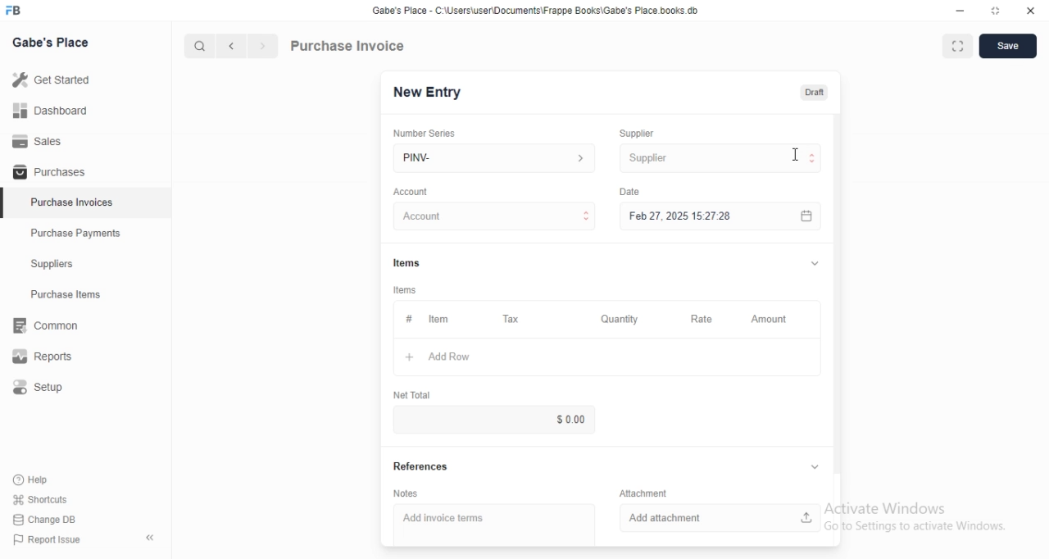  I want to click on Add Row, so click(607, 357).